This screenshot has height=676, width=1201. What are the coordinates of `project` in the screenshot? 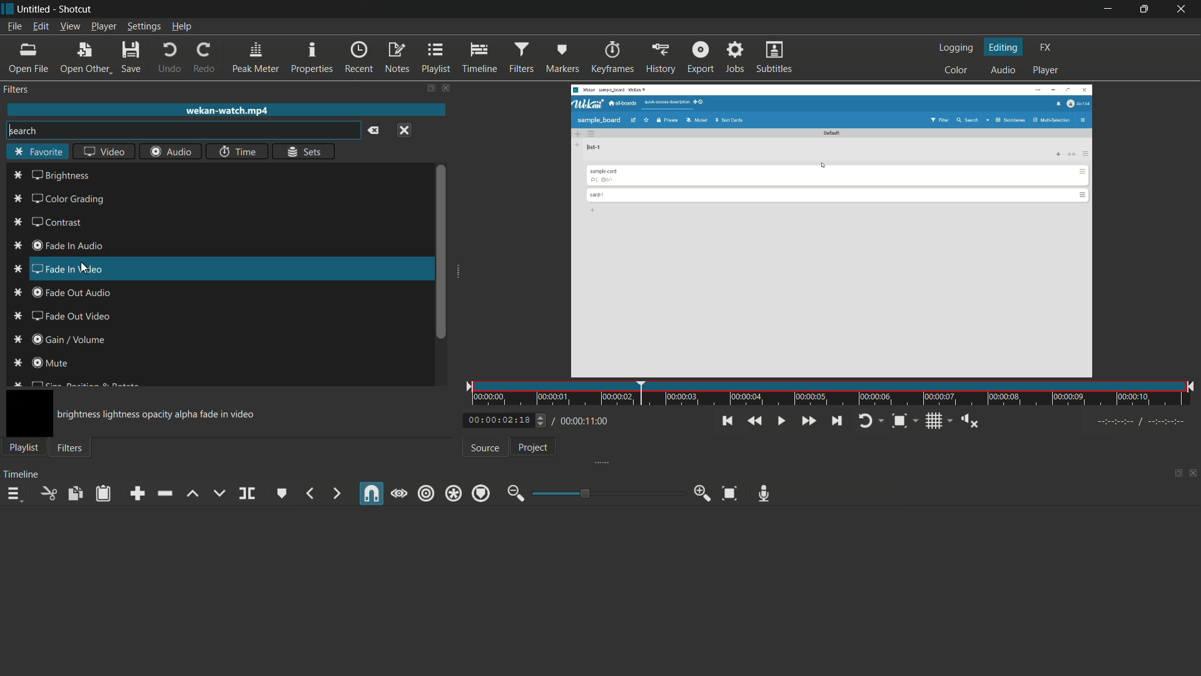 It's located at (534, 447).